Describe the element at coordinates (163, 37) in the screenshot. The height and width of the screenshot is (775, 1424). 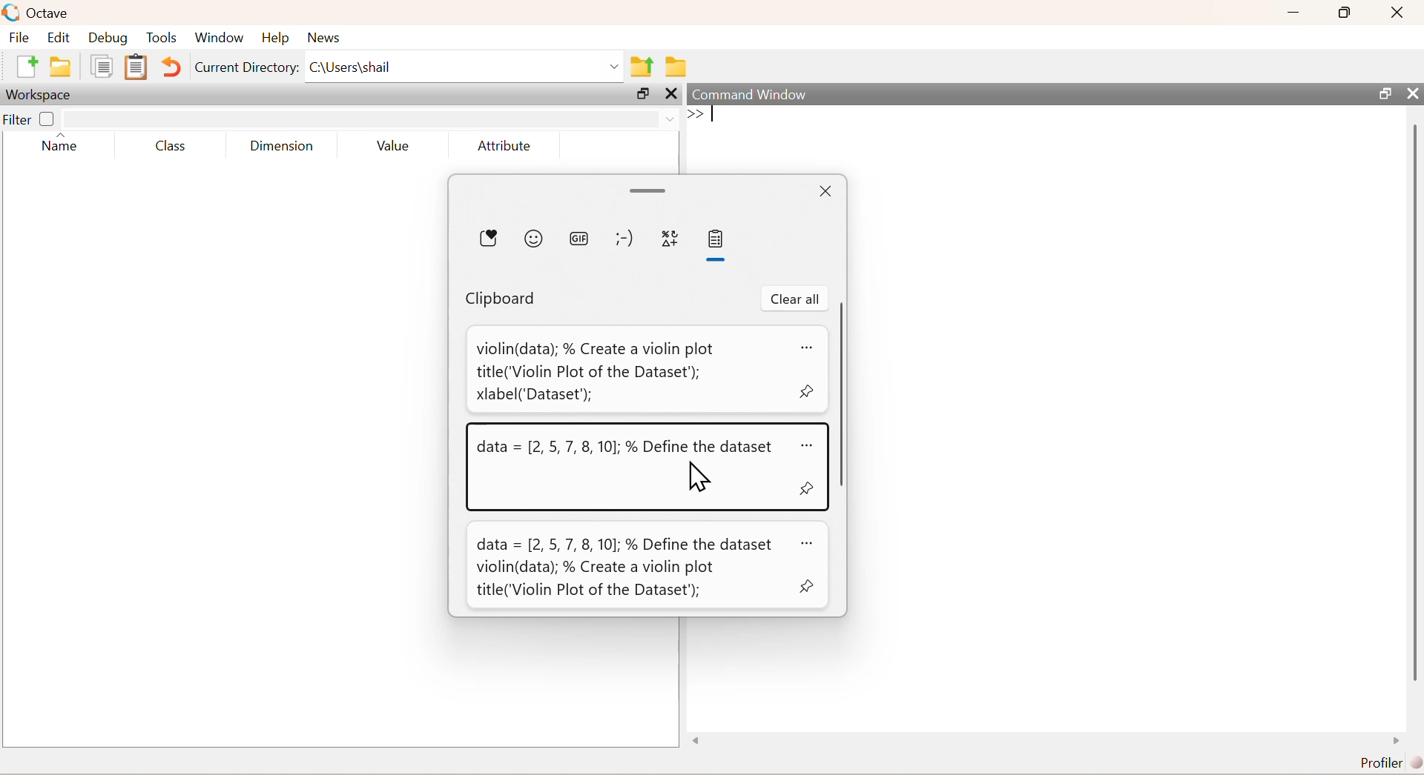
I see `tools` at that location.